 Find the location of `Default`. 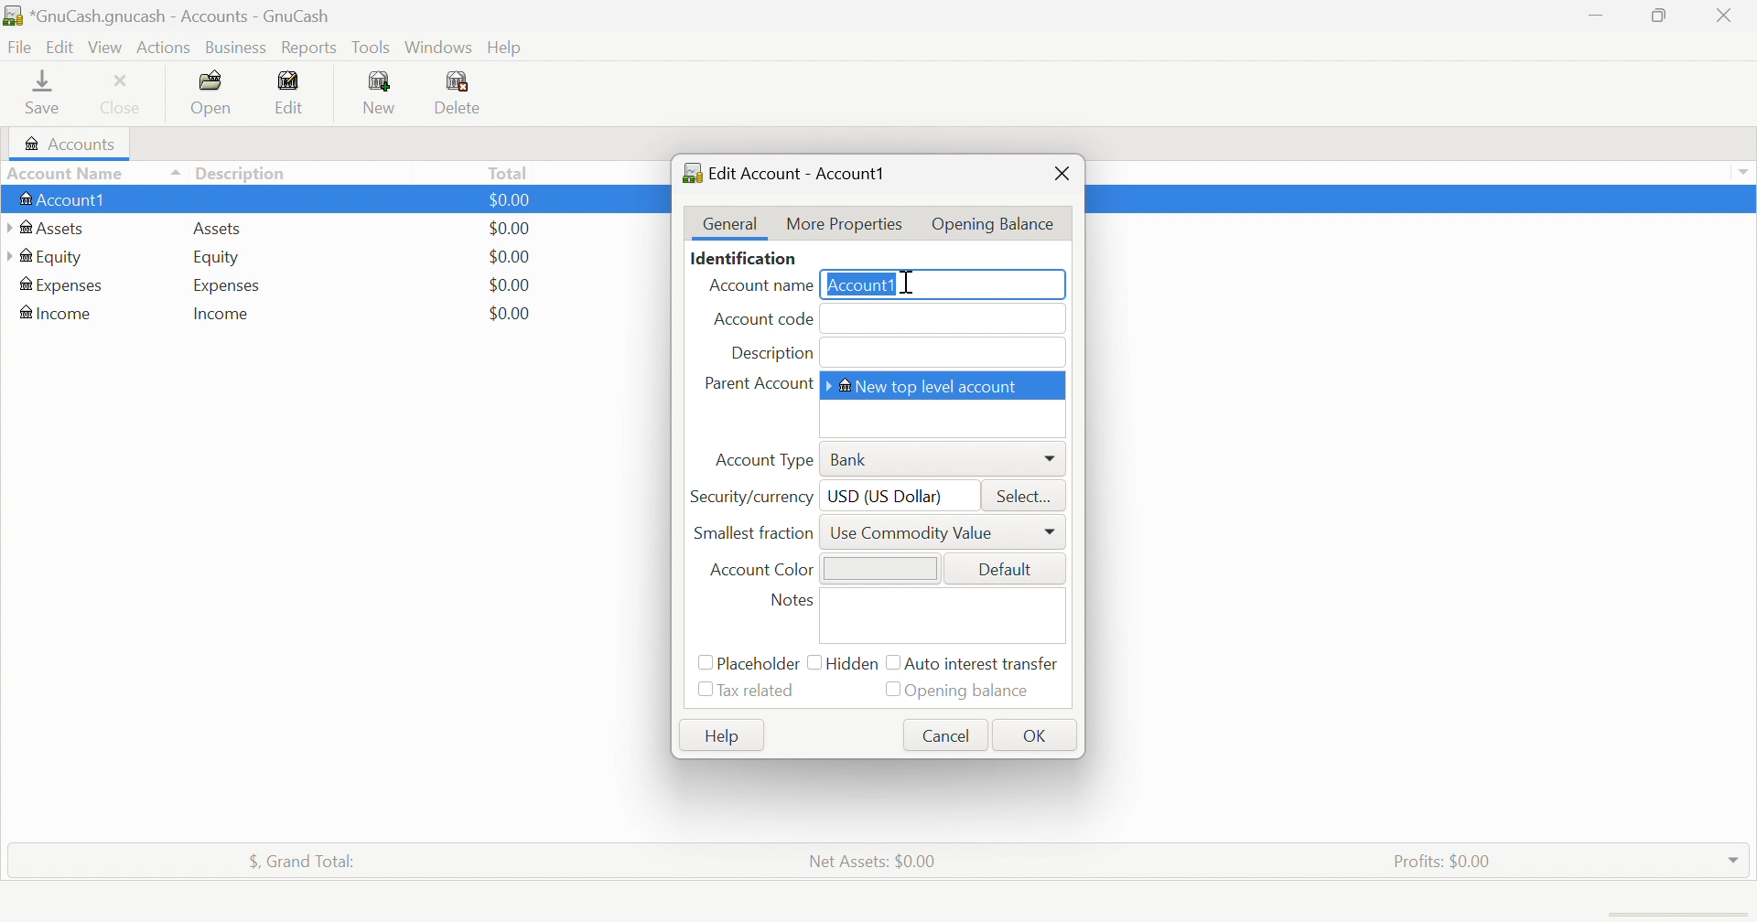

Default is located at coordinates (1003, 571).